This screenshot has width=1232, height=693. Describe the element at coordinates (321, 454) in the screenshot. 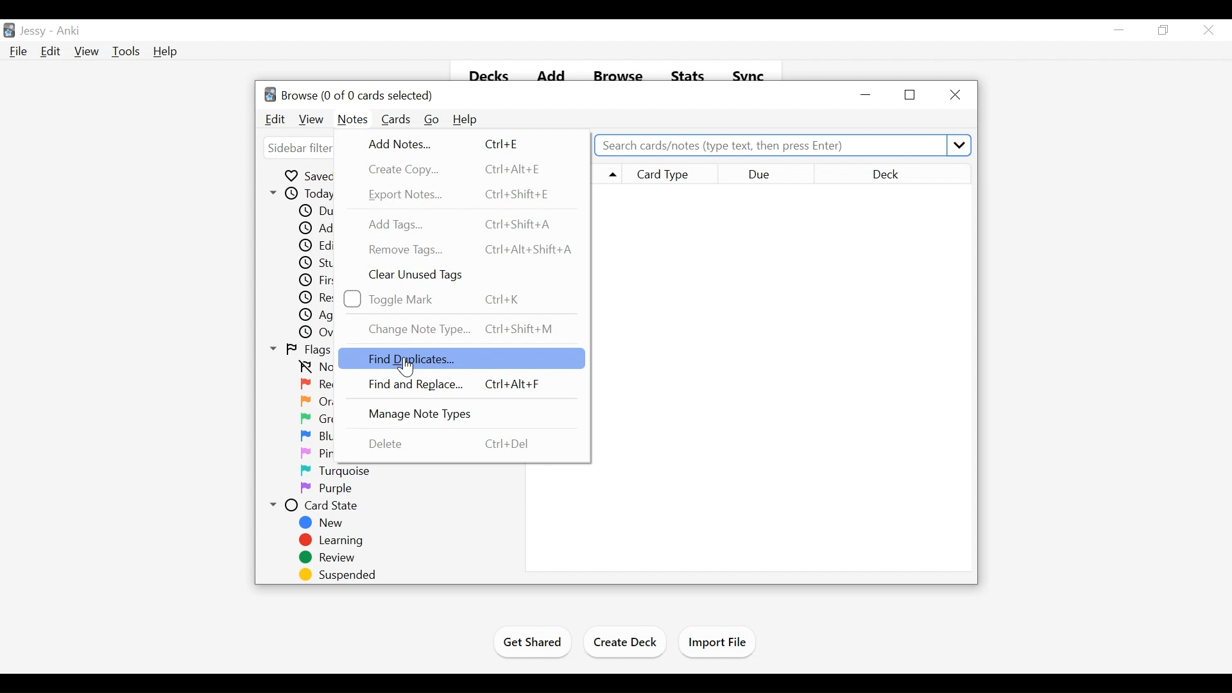

I see `Pink` at that location.